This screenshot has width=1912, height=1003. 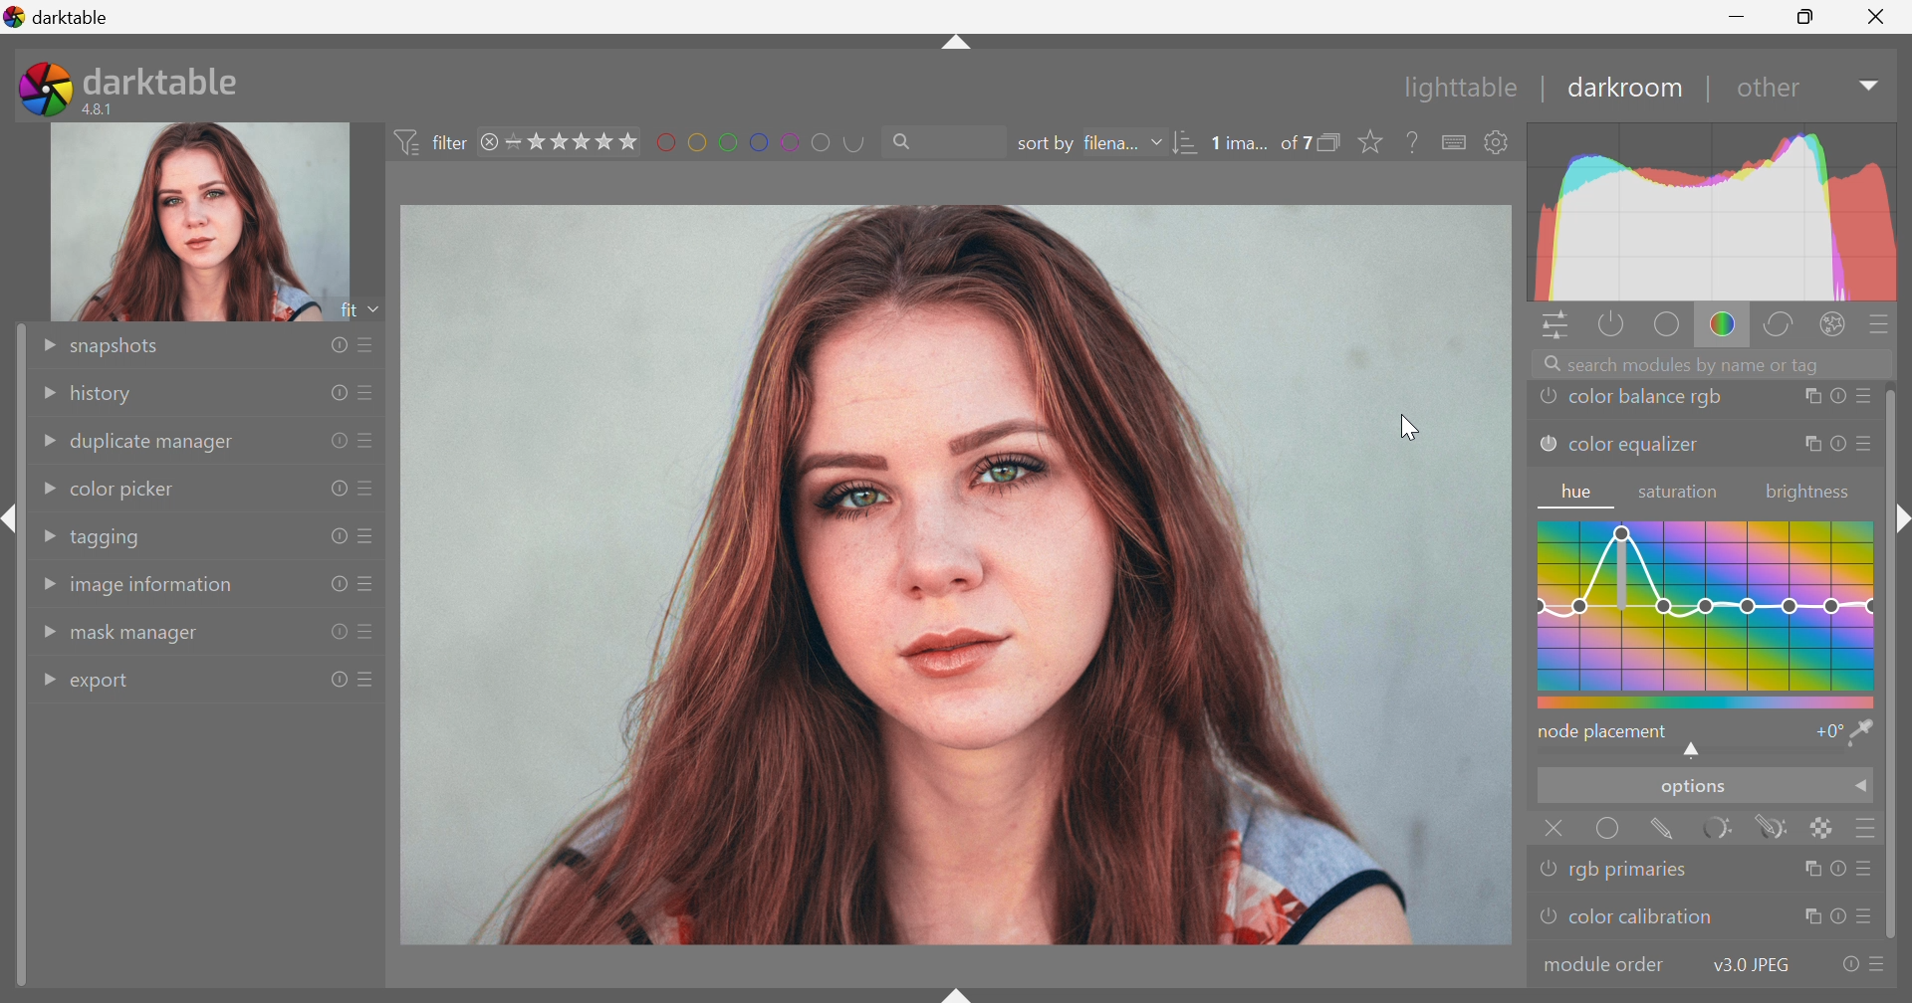 I want to click on Drop Down, so click(x=1863, y=789).